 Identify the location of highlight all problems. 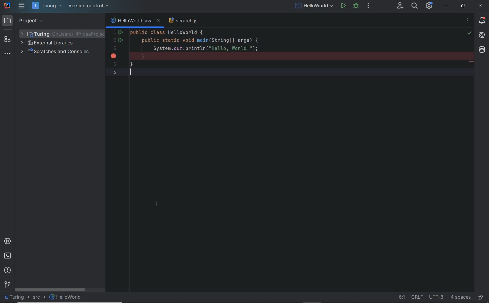
(469, 33).